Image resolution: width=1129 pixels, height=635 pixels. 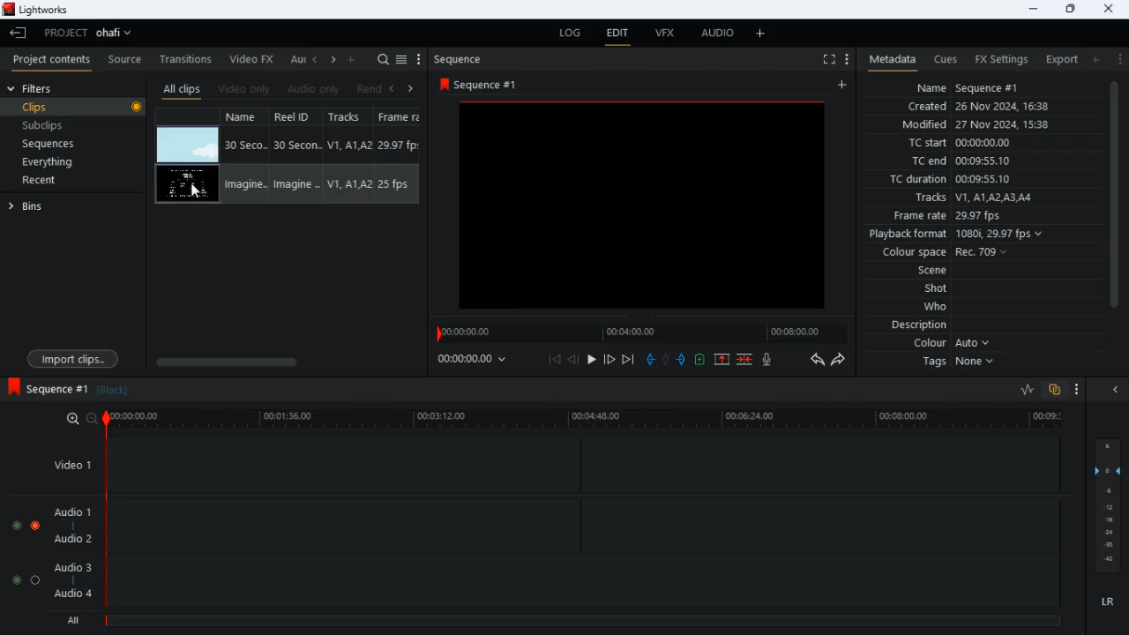 What do you see at coordinates (617, 33) in the screenshot?
I see `edit` at bounding box center [617, 33].